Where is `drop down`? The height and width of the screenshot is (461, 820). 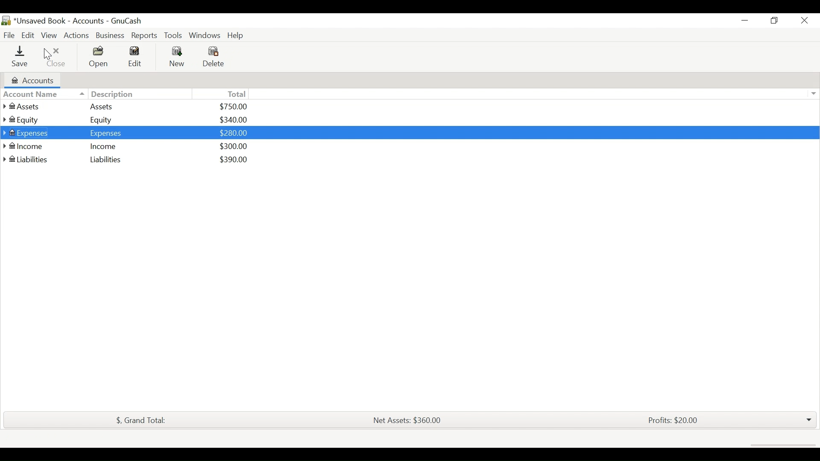 drop down is located at coordinates (808, 420).